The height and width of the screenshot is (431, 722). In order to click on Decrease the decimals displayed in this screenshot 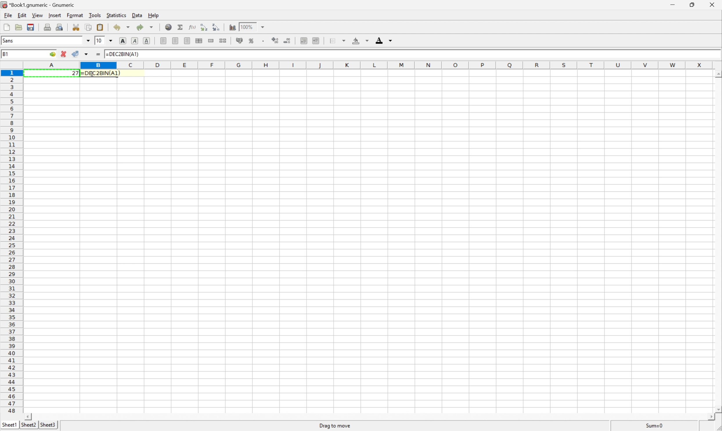, I will do `click(287, 40)`.